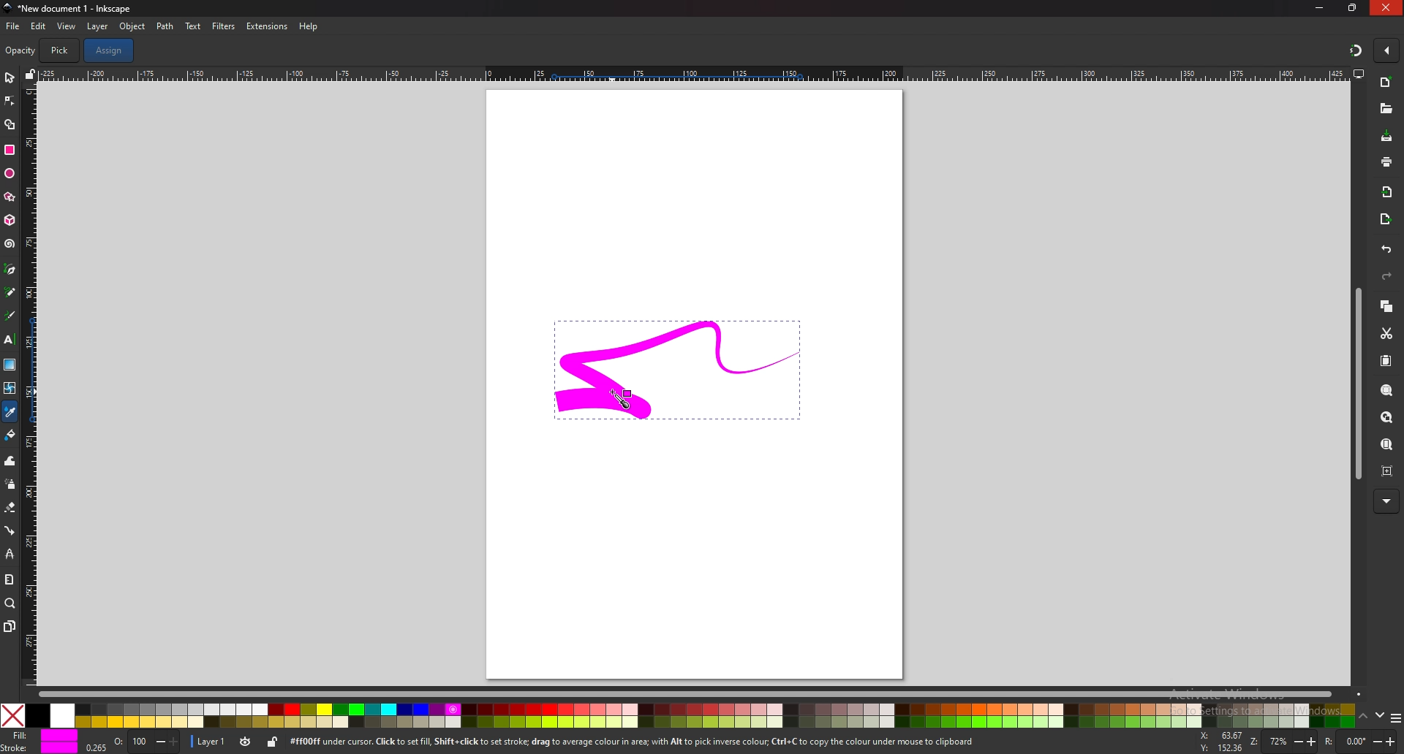 The width and height of the screenshot is (1404, 754). Describe the element at coordinates (1387, 52) in the screenshot. I see `enable snapping` at that location.